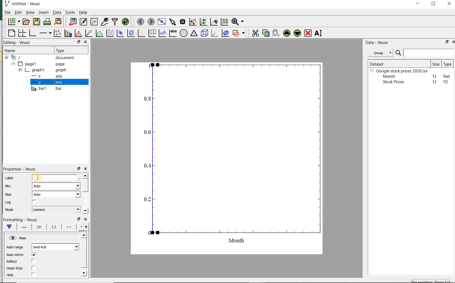 This screenshot has width=455, height=283. Describe the element at coordinates (41, 70) in the screenshot. I see `graph1` at that location.